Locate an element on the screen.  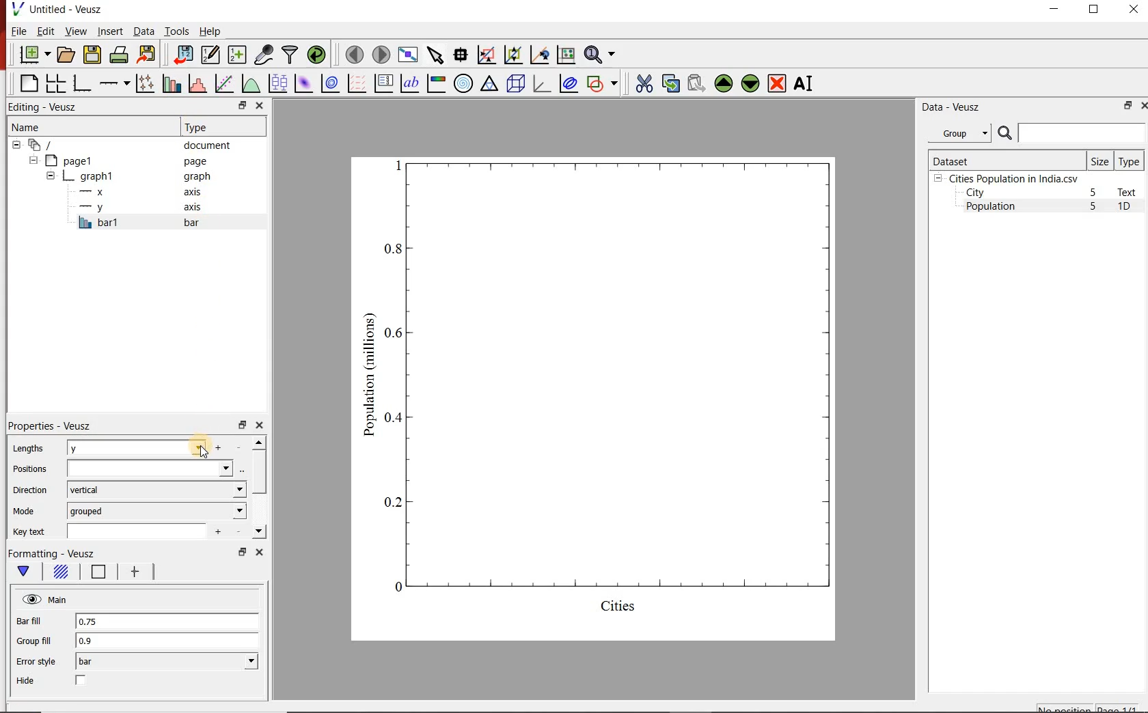
move to the previous page is located at coordinates (353, 53).